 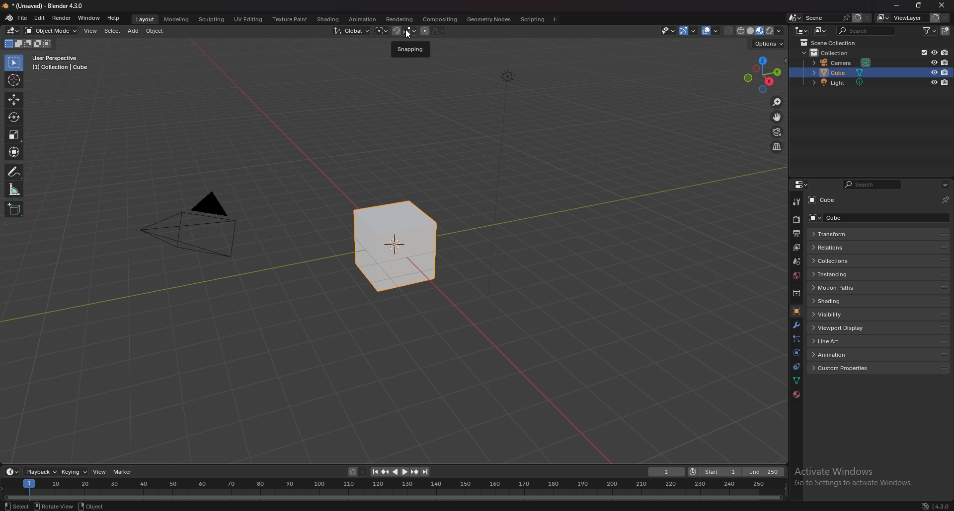 What do you see at coordinates (14, 189) in the screenshot?
I see `measure` at bounding box center [14, 189].